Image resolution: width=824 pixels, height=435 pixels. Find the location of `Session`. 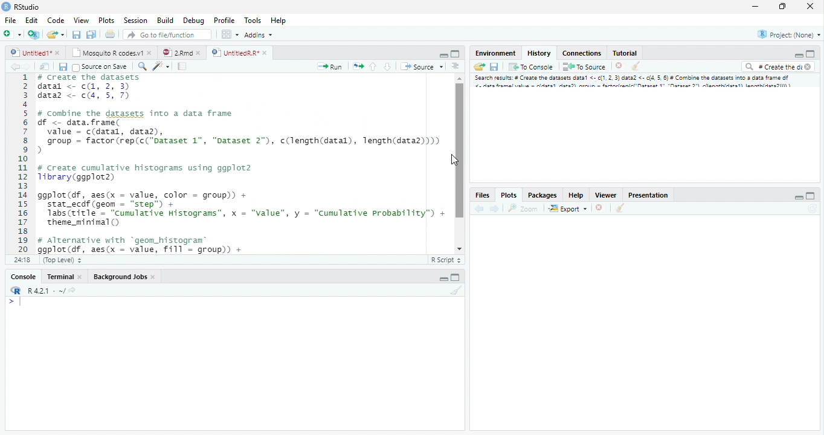

Session is located at coordinates (137, 21).